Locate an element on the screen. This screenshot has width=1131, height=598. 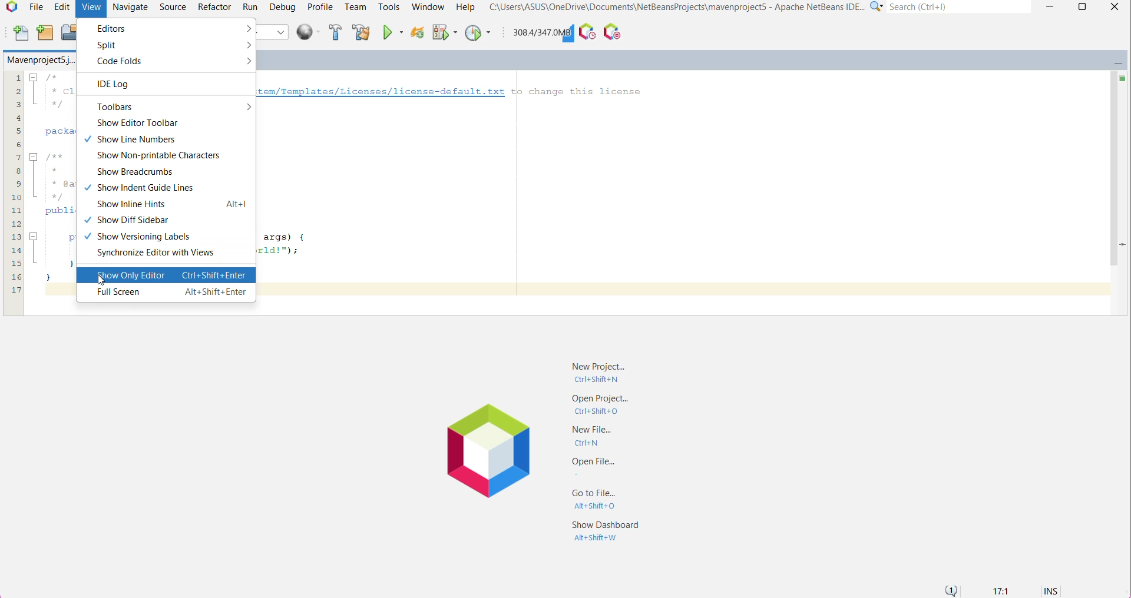
Search(Ctrl+e) is located at coordinates (961, 7).